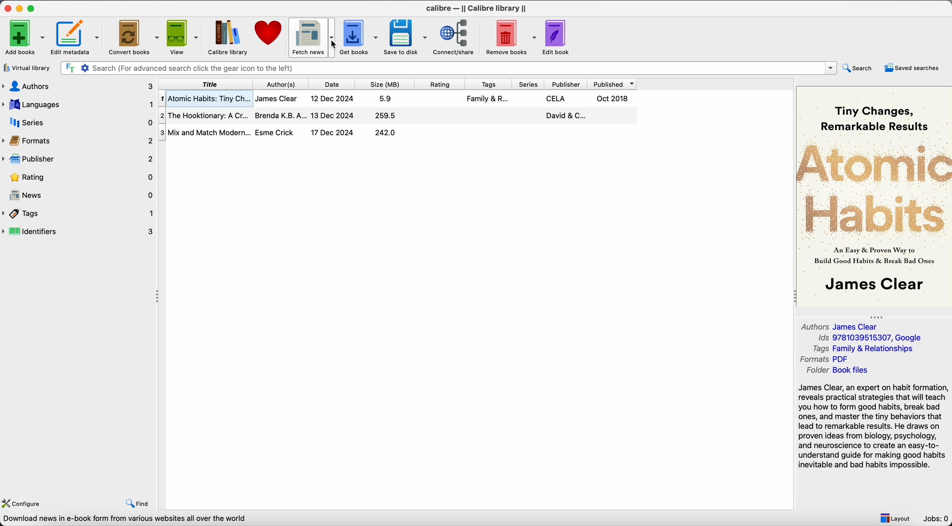  Describe the element at coordinates (826, 360) in the screenshot. I see `Formats Pdf` at that location.